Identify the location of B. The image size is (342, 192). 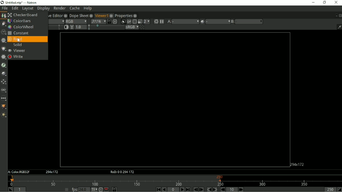
(232, 22).